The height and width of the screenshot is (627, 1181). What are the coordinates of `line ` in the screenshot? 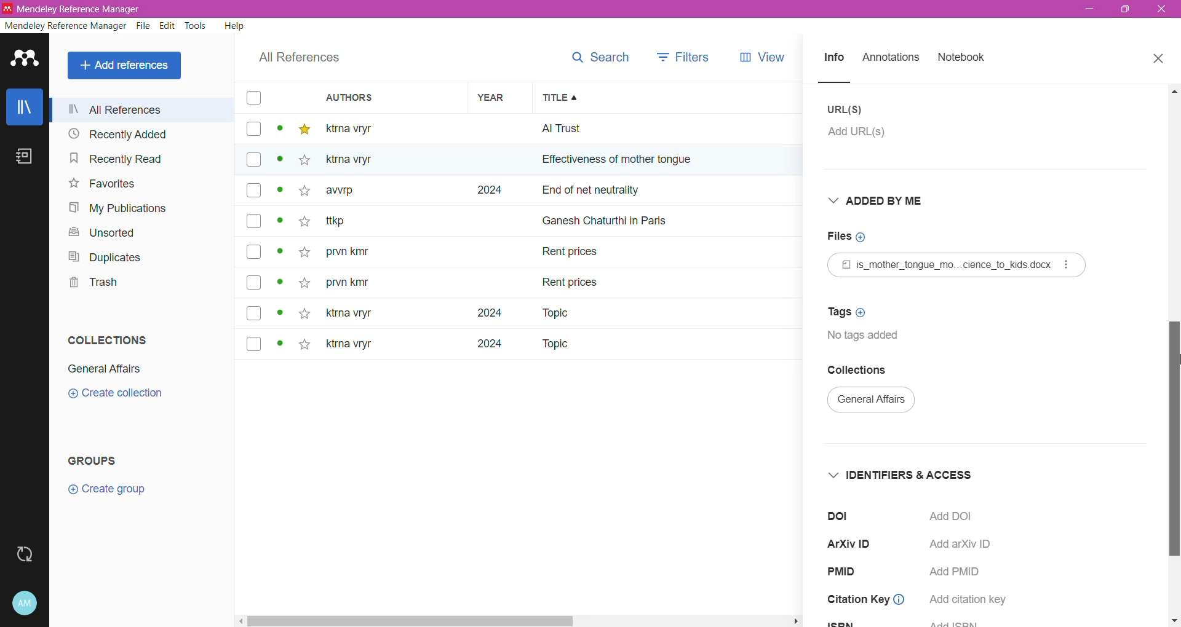 It's located at (846, 82).